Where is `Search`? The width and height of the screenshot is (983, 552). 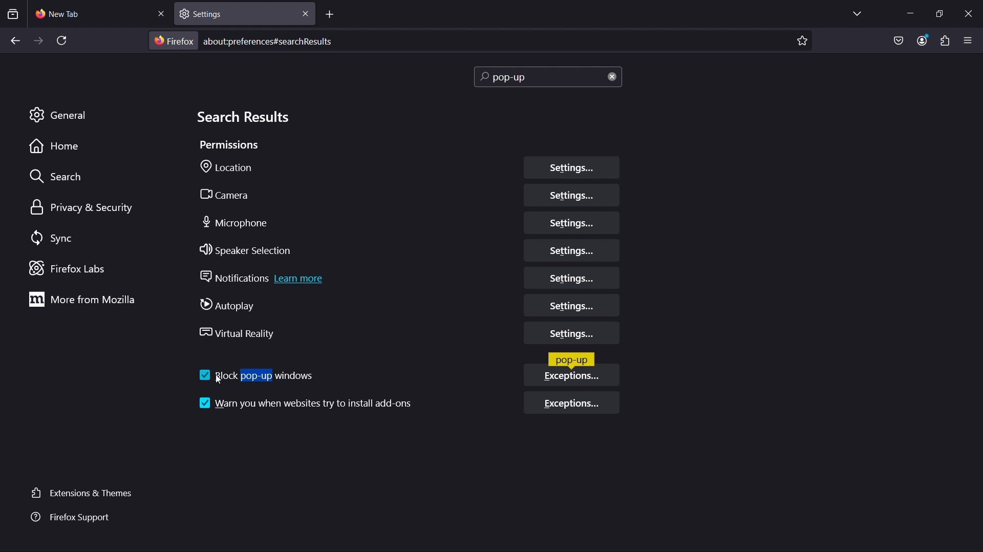 Search is located at coordinates (57, 176).